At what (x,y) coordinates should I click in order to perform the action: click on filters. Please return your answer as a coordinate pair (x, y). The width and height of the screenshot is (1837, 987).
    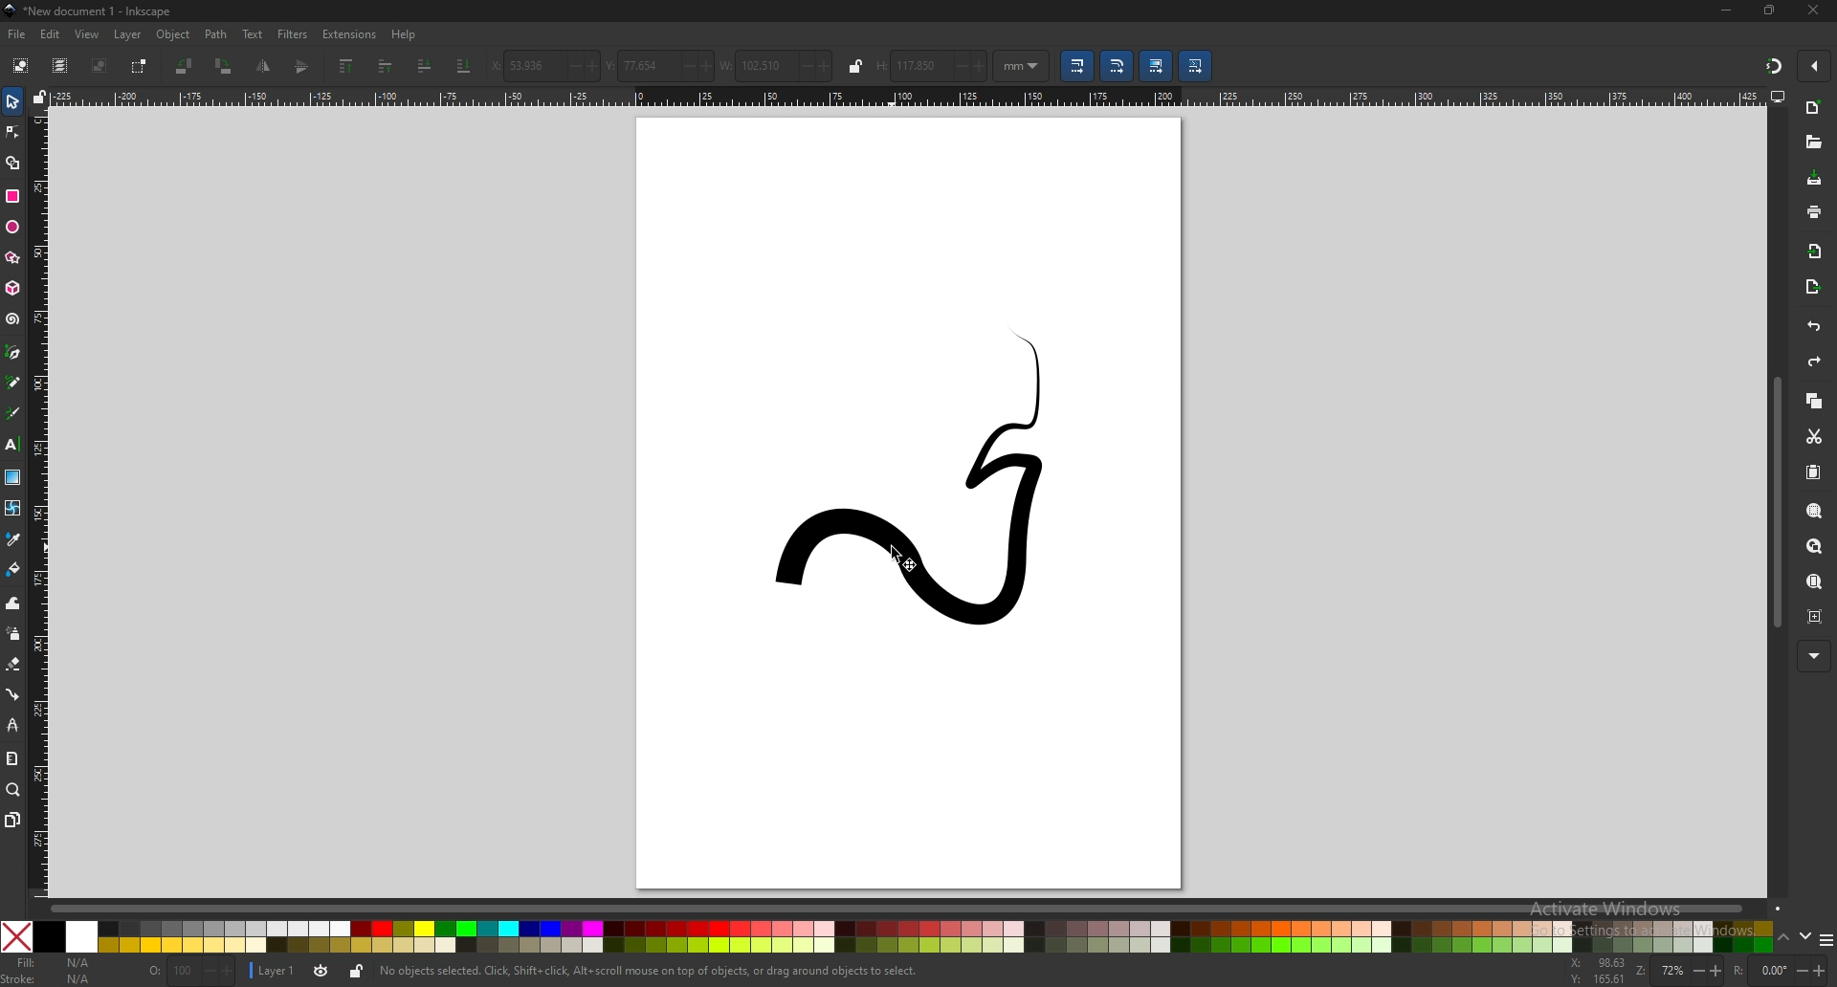
    Looking at the image, I should click on (293, 33).